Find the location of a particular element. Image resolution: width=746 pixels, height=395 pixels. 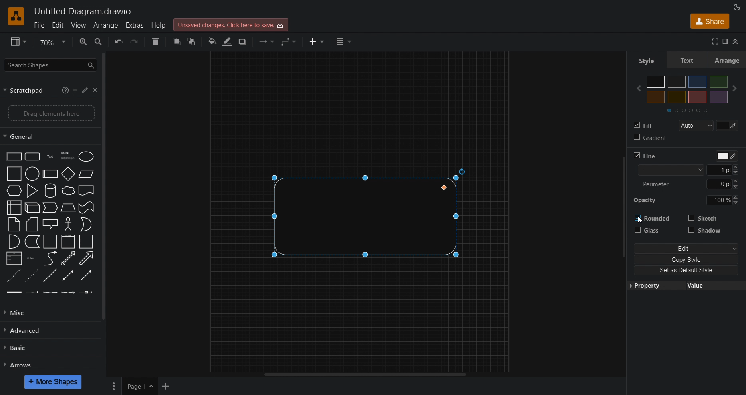

Line is located at coordinates (644, 156).